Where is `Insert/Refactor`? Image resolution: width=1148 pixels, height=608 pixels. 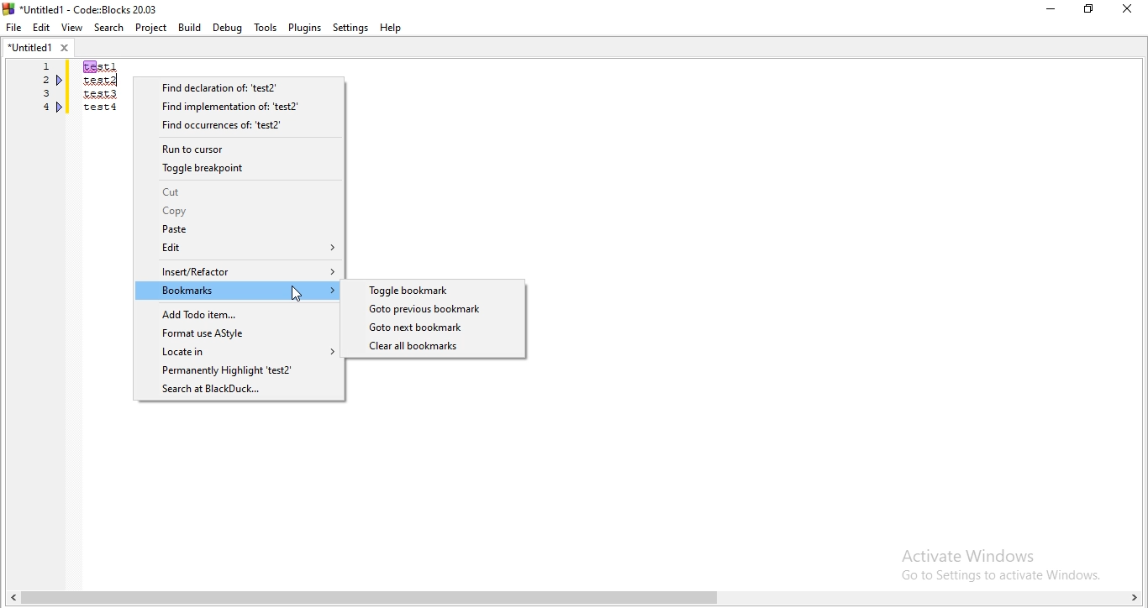 Insert/Refactor is located at coordinates (238, 270).